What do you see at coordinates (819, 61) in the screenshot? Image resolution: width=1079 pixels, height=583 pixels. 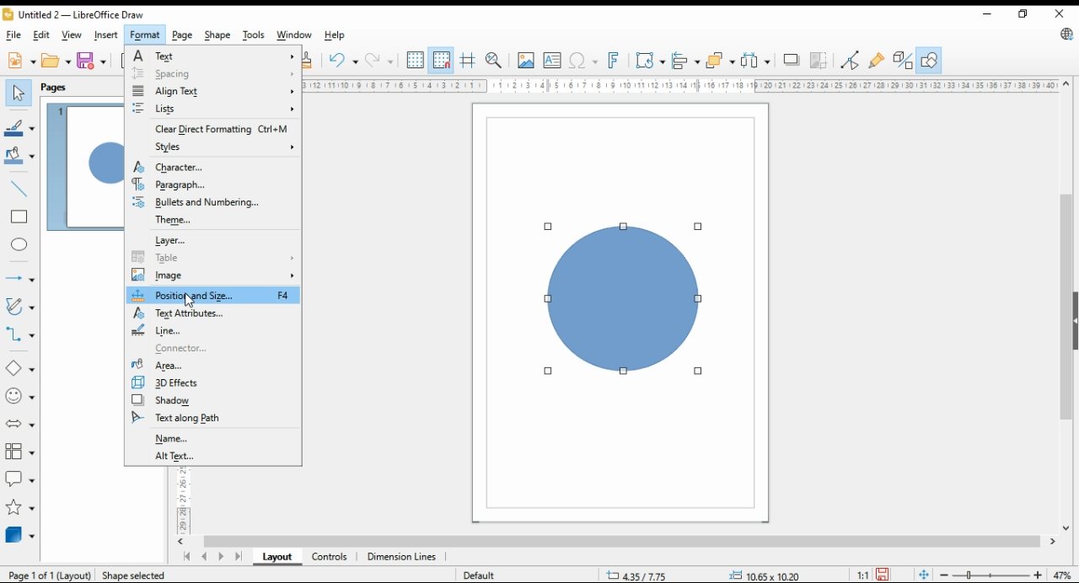 I see `crop` at bounding box center [819, 61].